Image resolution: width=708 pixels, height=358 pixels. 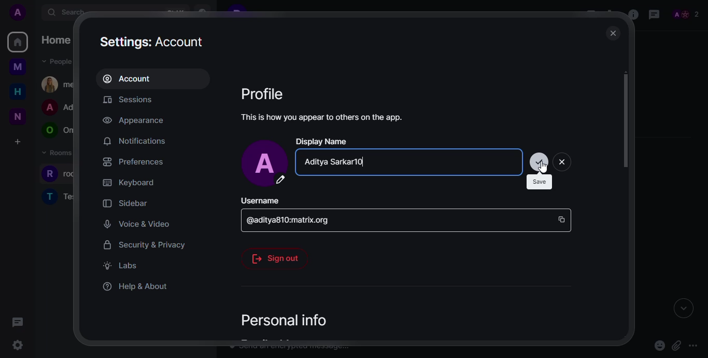 What do you see at coordinates (136, 286) in the screenshot?
I see `help ` at bounding box center [136, 286].